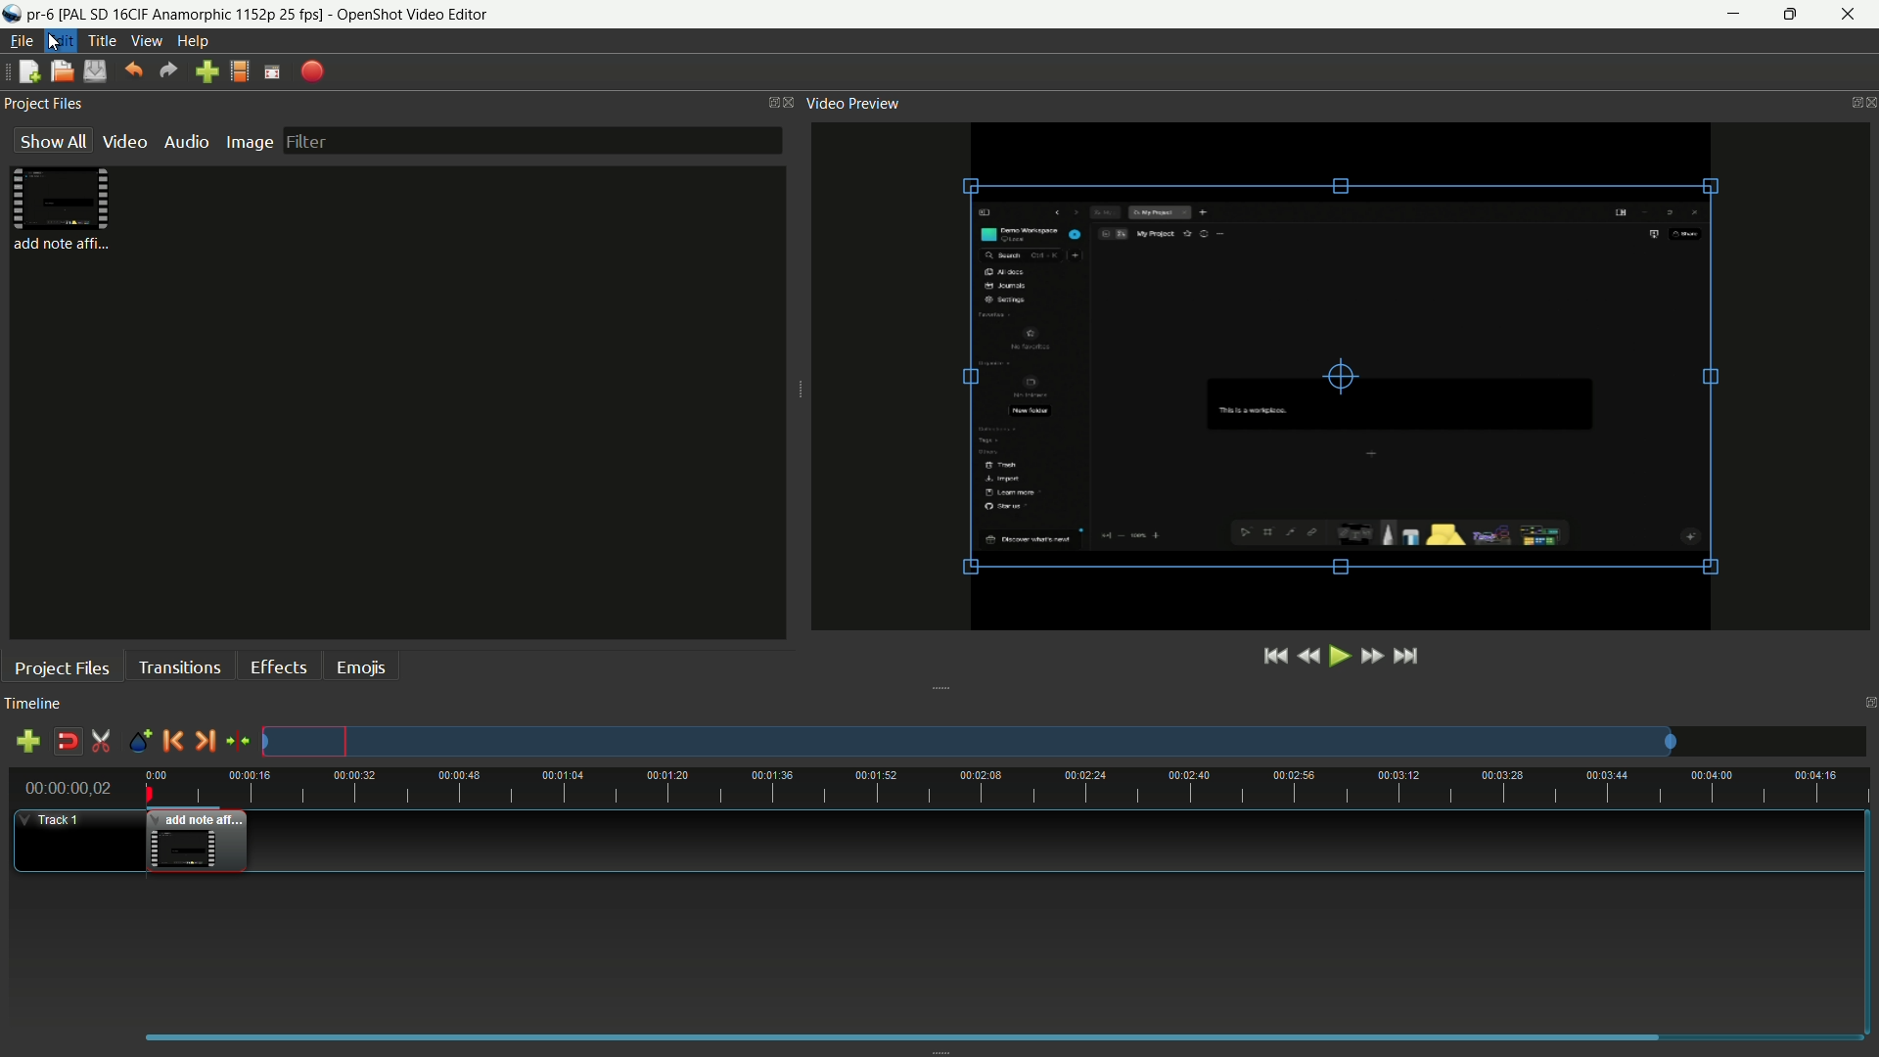  What do you see at coordinates (1370, 656) in the screenshot?
I see `fast forward` at bounding box center [1370, 656].